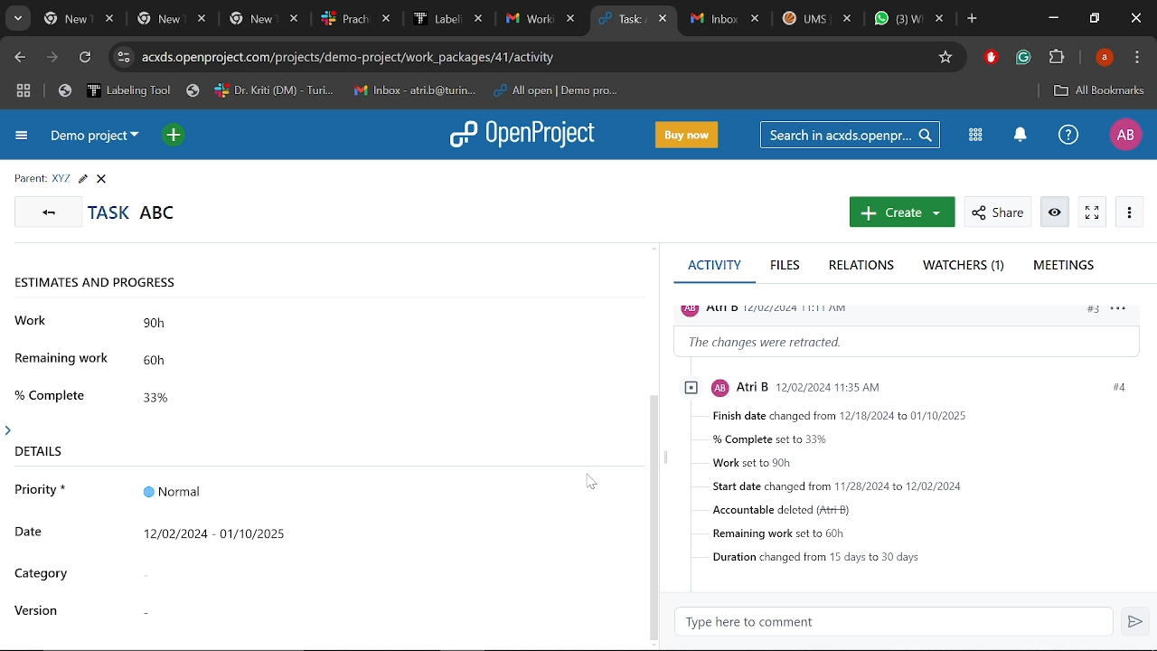  What do you see at coordinates (39, 610) in the screenshot?
I see `version` at bounding box center [39, 610].